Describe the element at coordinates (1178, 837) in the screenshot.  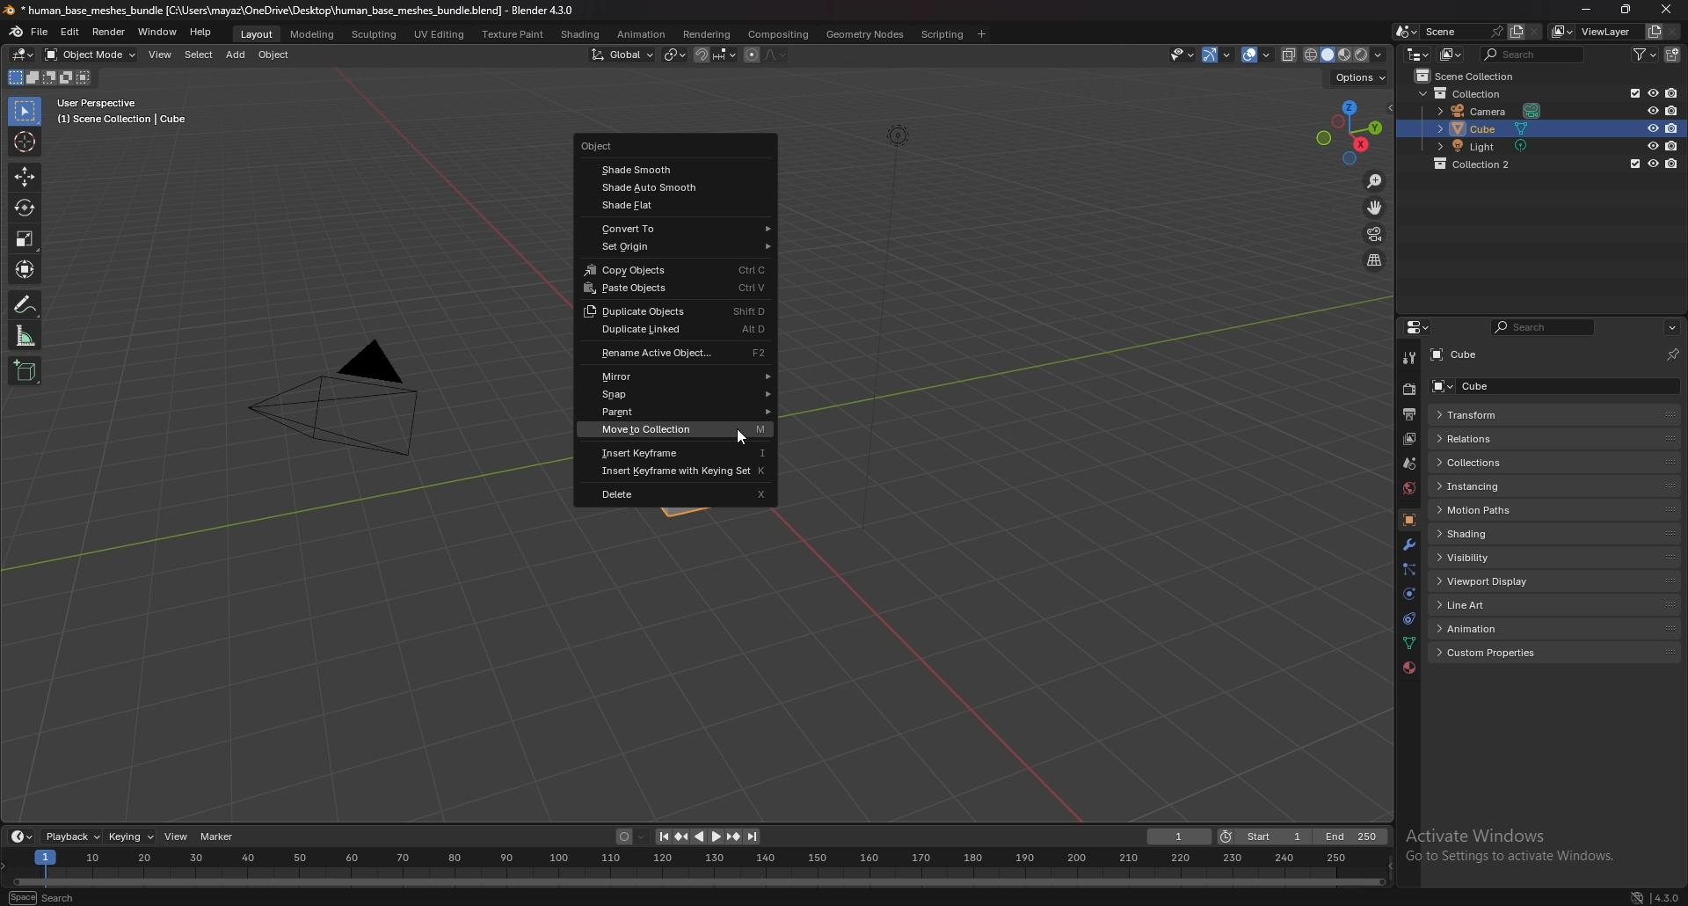
I see `current frame` at that location.